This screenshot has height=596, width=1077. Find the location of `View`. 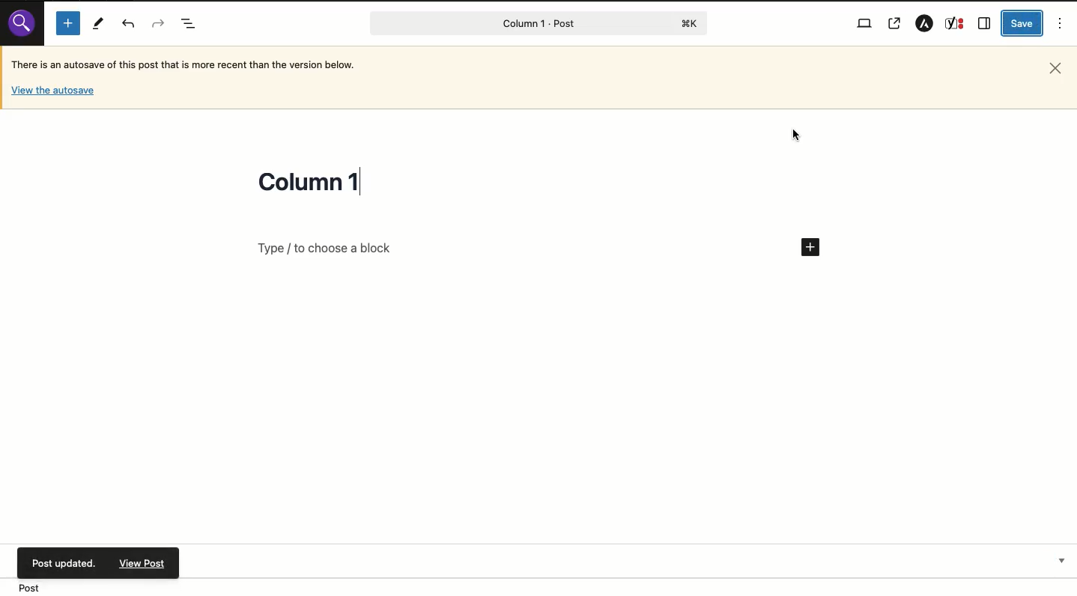

View is located at coordinates (865, 22).